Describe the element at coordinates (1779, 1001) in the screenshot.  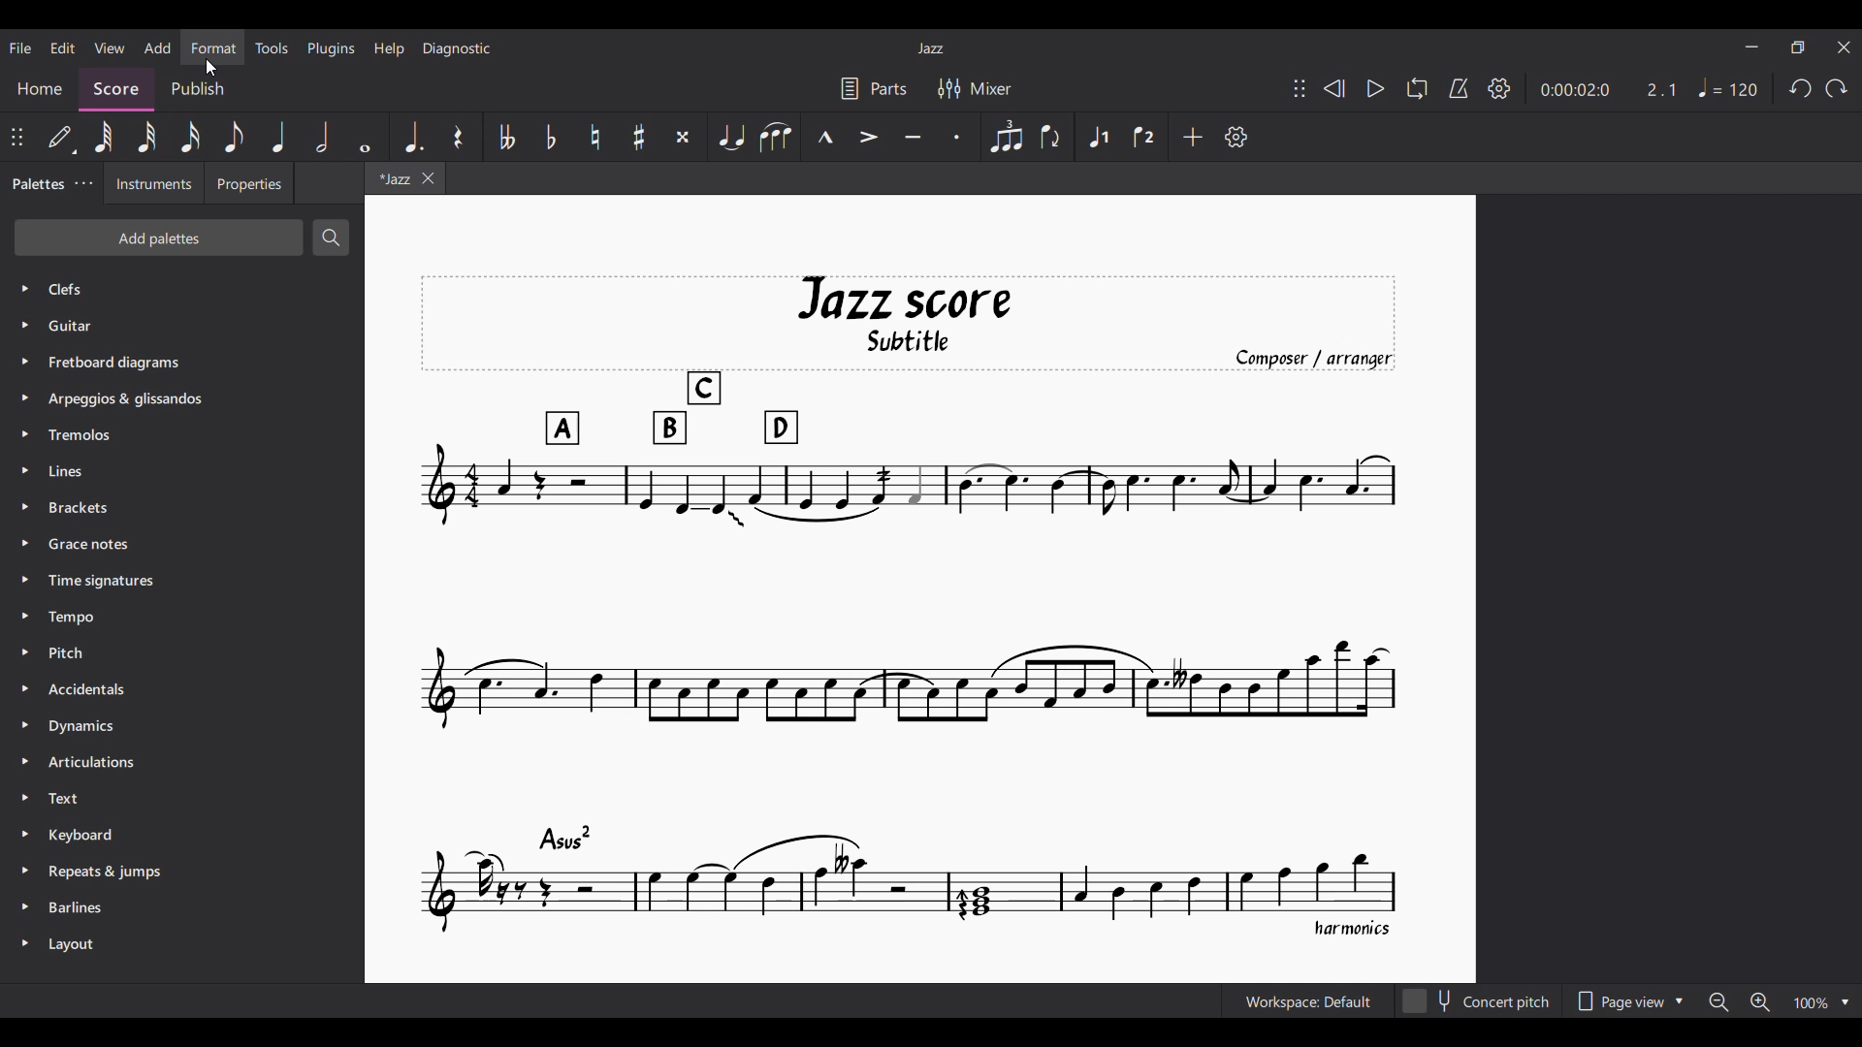
I see `Zoom options` at that location.